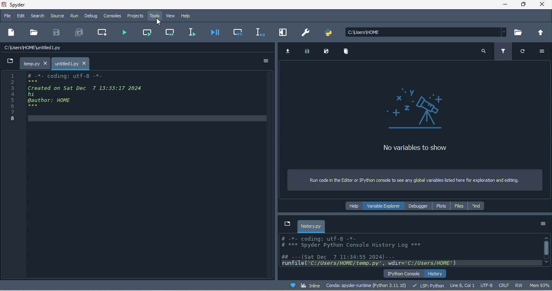 This screenshot has width=552, height=291. What do you see at coordinates (73, 96) in the screenshot?
I see `code in editor pane` at bounding box center [73, 96].